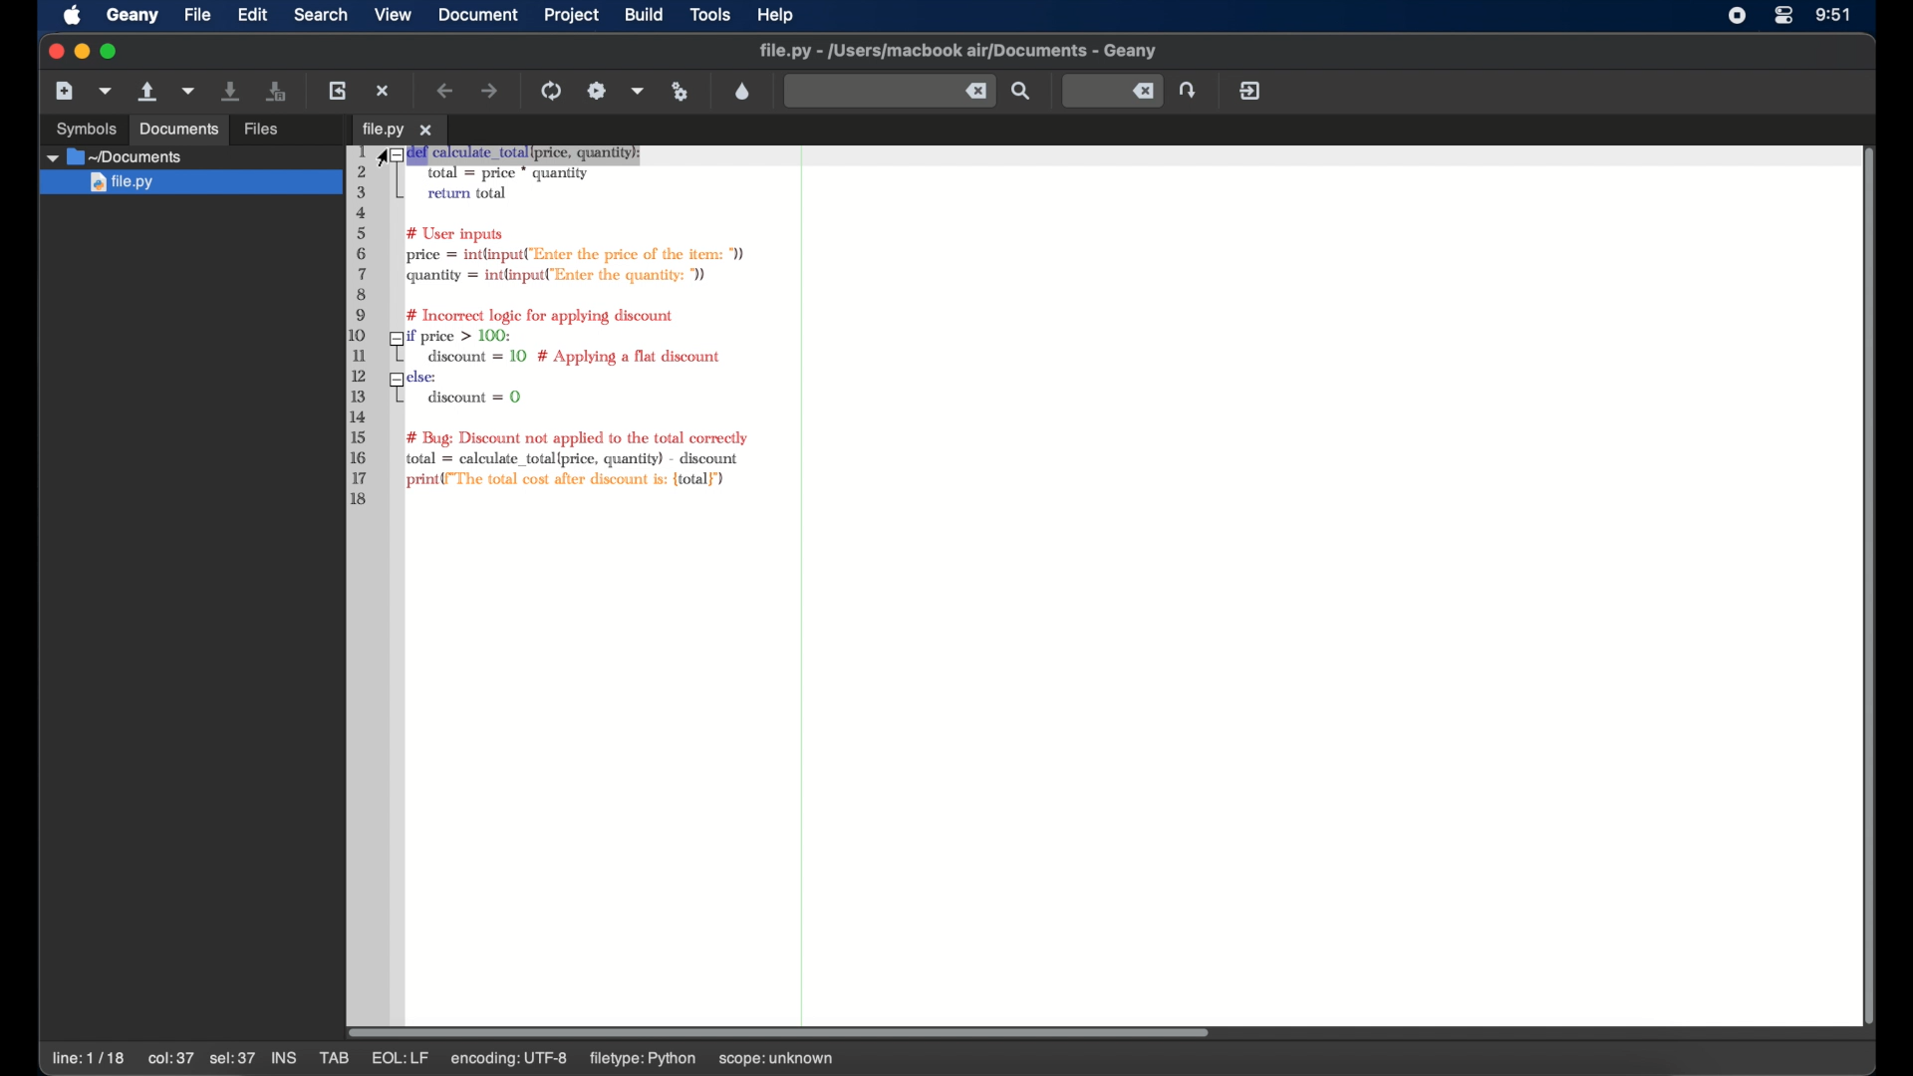 This screenshot has height=1076, width=1913. I want to click on ins, so click(283, 1056).